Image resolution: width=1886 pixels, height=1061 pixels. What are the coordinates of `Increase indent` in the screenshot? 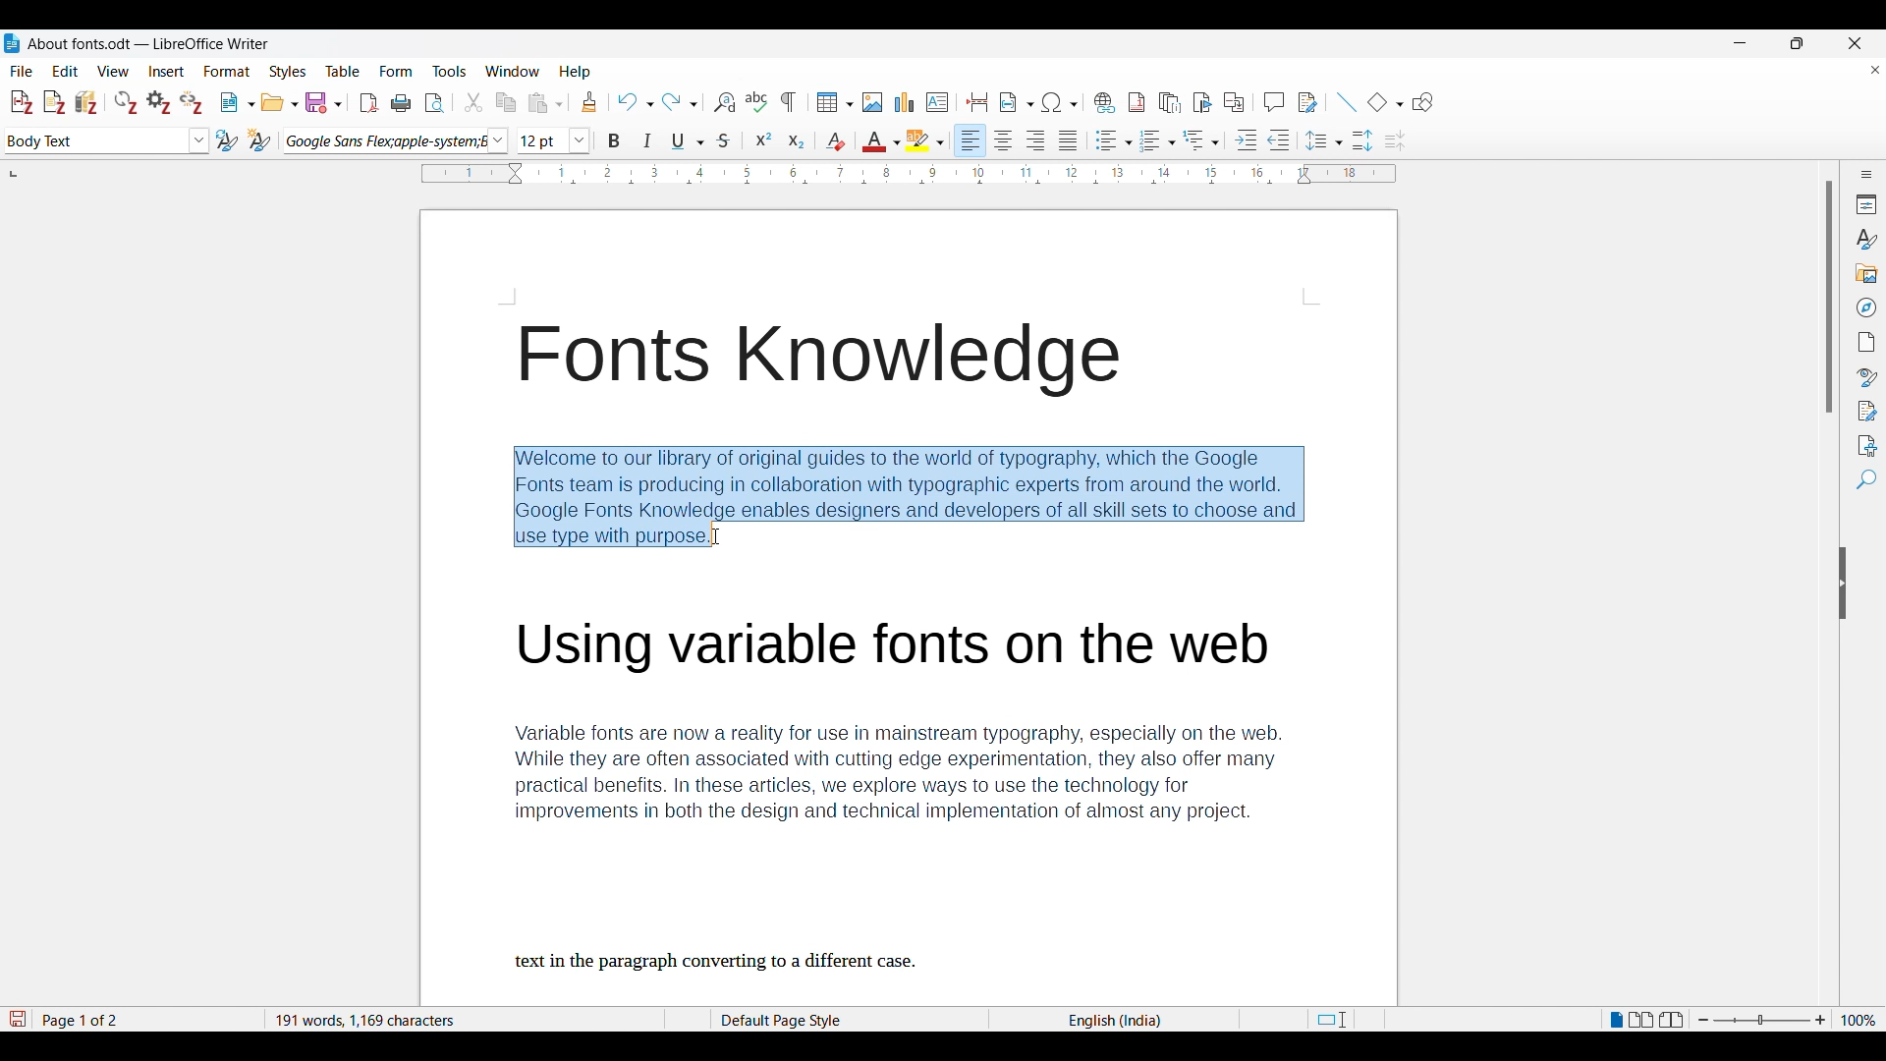 It's located at (1246, 140).